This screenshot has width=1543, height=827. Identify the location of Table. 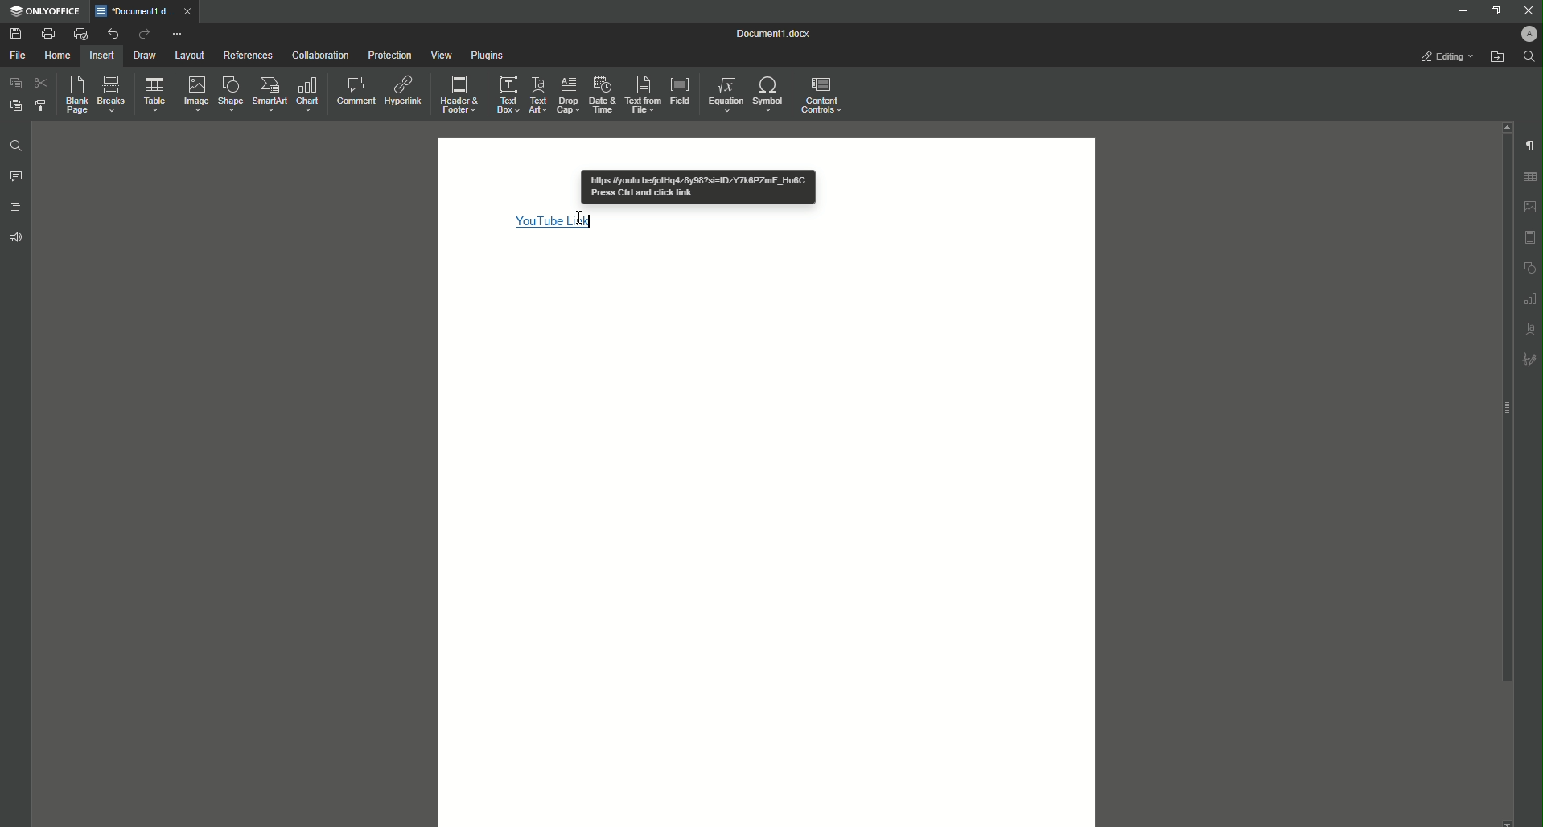
(156, 95).